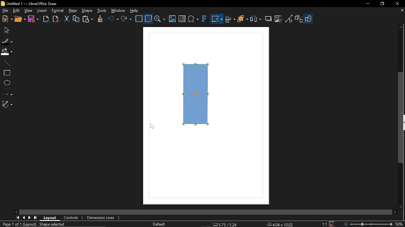  What do you see at coordinates (256, 19) in the screenshot?
I see `Selelct t least three objects to distribute` at bounding box center [256, 19].